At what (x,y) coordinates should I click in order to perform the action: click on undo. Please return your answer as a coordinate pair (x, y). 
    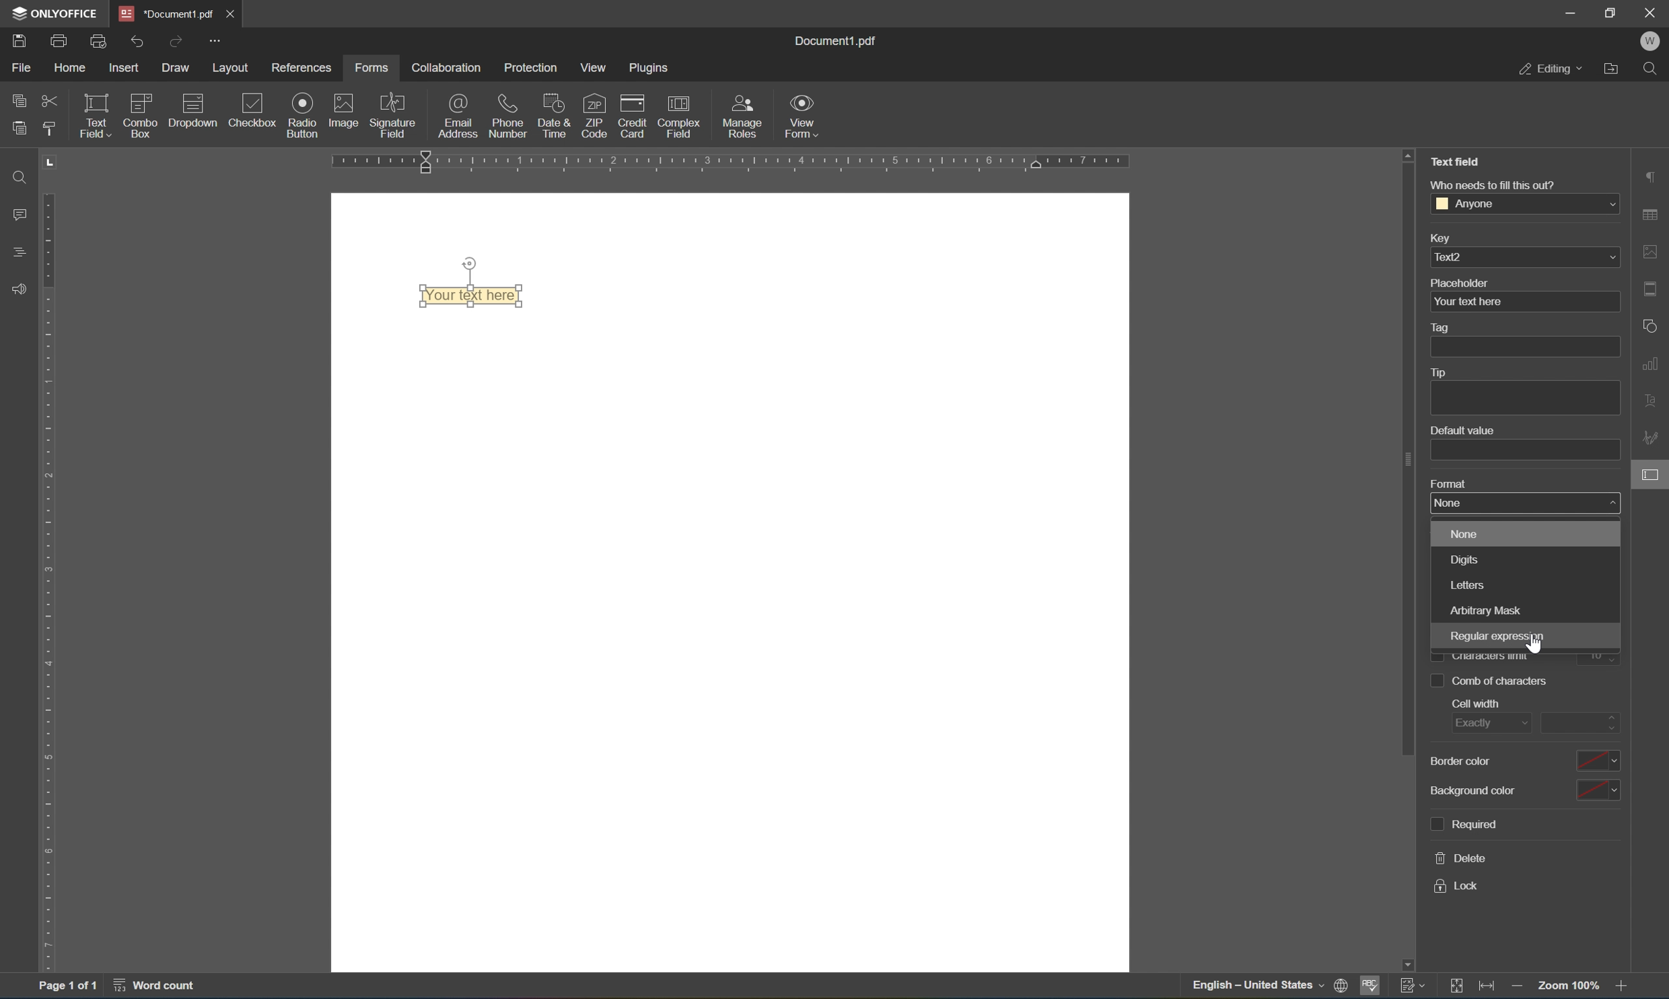
    Looking at the image, I should click on (138, 41).